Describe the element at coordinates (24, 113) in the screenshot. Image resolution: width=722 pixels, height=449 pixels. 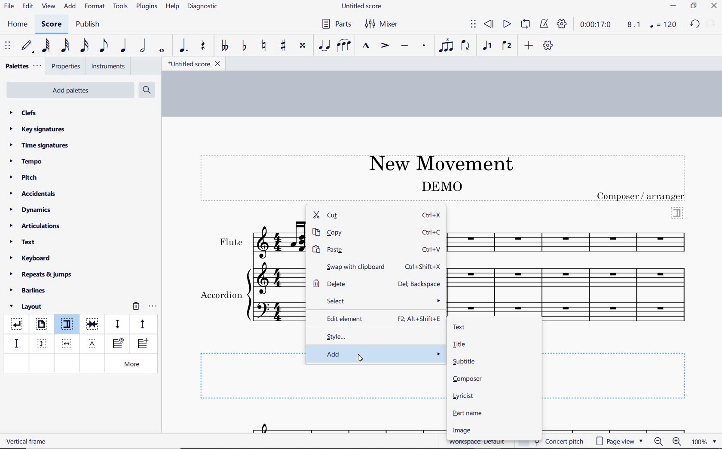
I see `clefs` at that location.